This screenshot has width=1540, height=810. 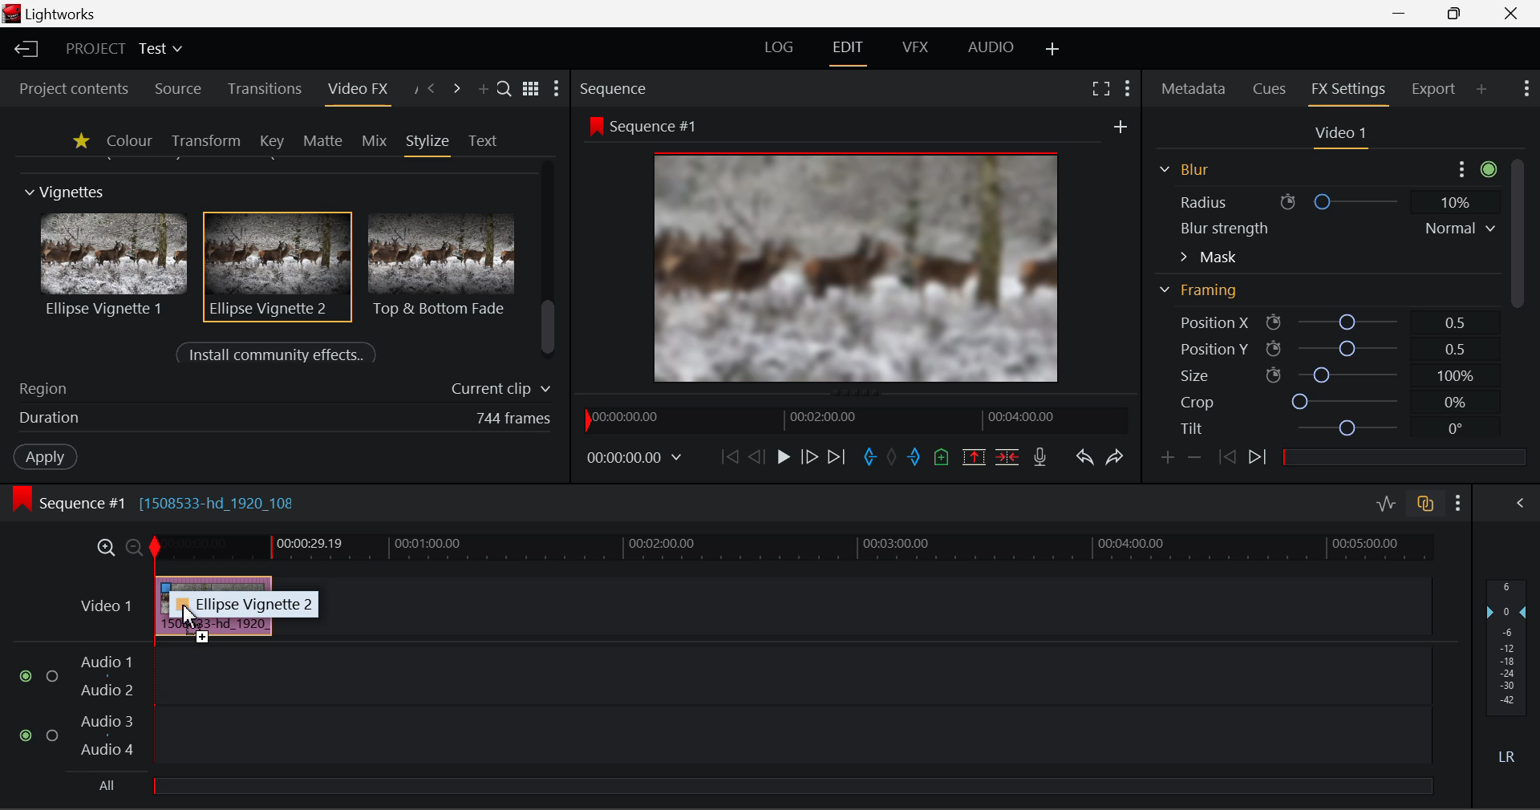 What do you see at coordinates (1209, 257) in the screenshot?
I see `Mask` at bounding box center [1209, 257].